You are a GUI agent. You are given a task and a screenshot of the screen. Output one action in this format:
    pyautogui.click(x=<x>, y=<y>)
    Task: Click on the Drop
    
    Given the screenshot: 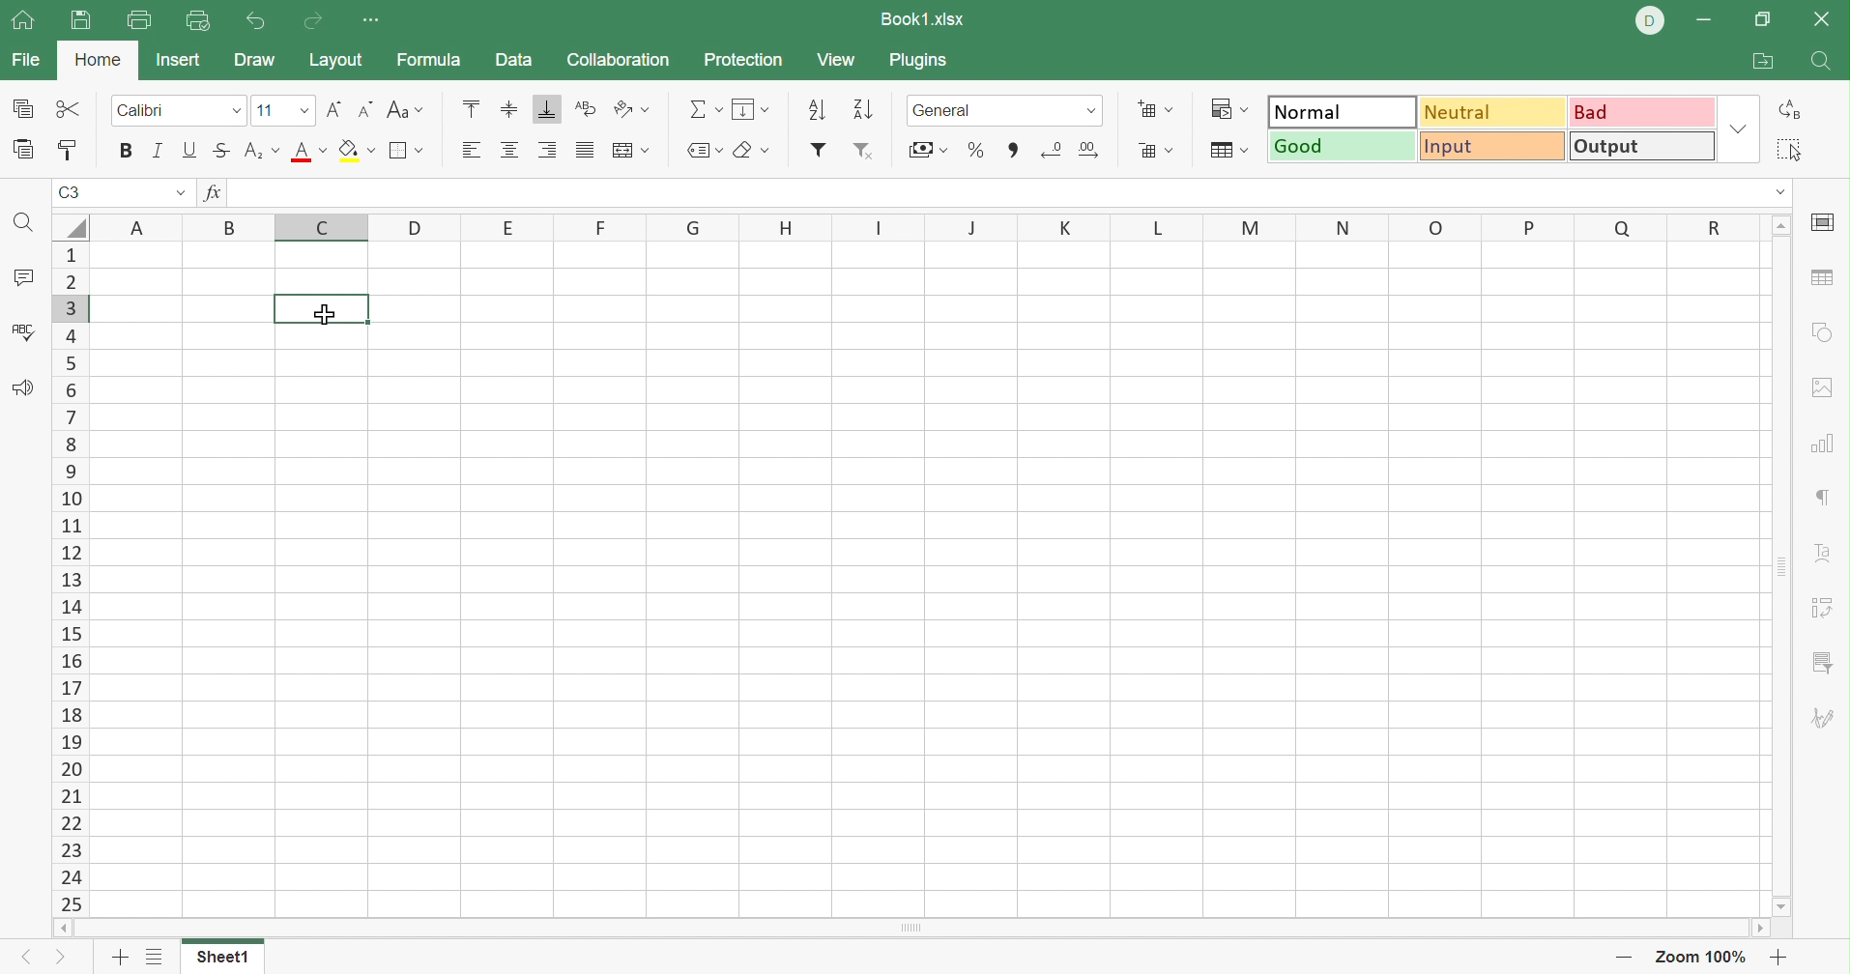 What is the action you would take?
    pyautogui.click(x=1738, y=128)
    